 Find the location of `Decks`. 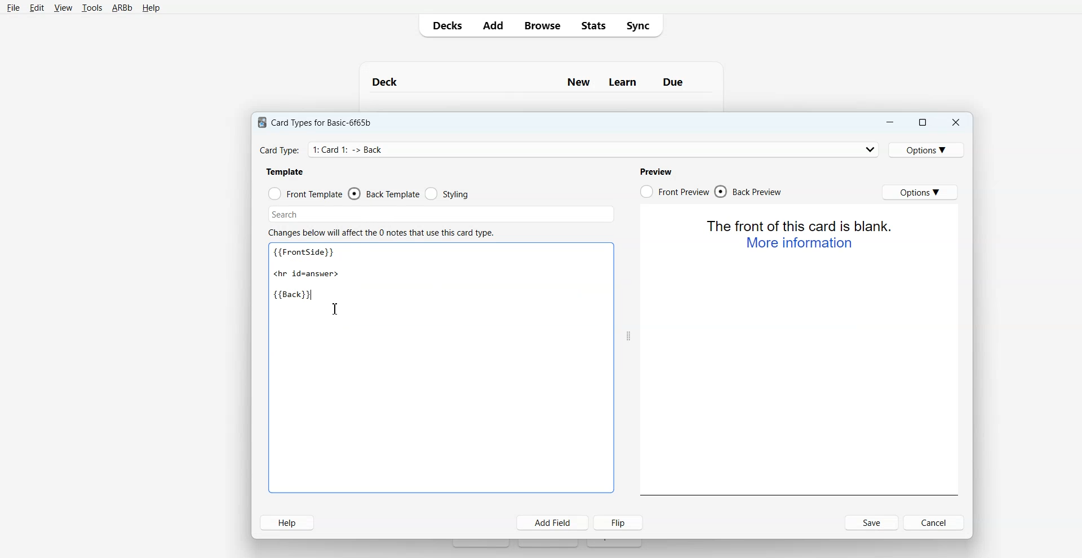

Decks is located at coordinates (445, 25).